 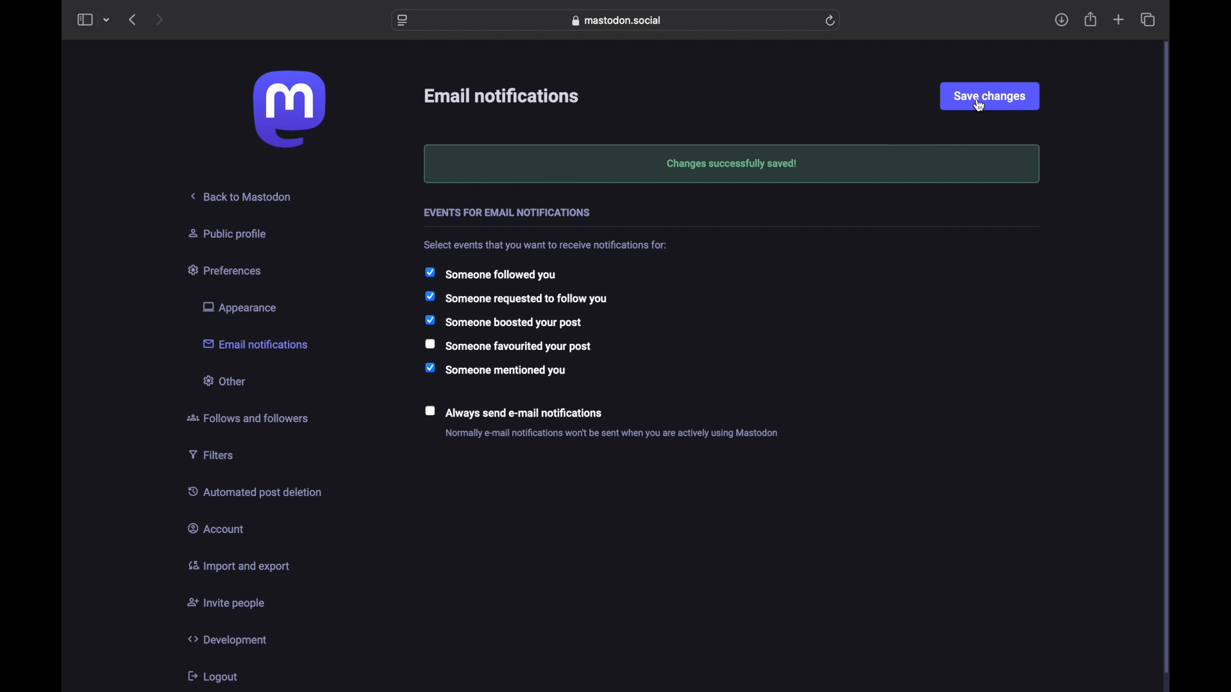 What do you see at coordinates (509, 345) in the screenshot?
I see `checkbox` at bounding box center [509, 345].